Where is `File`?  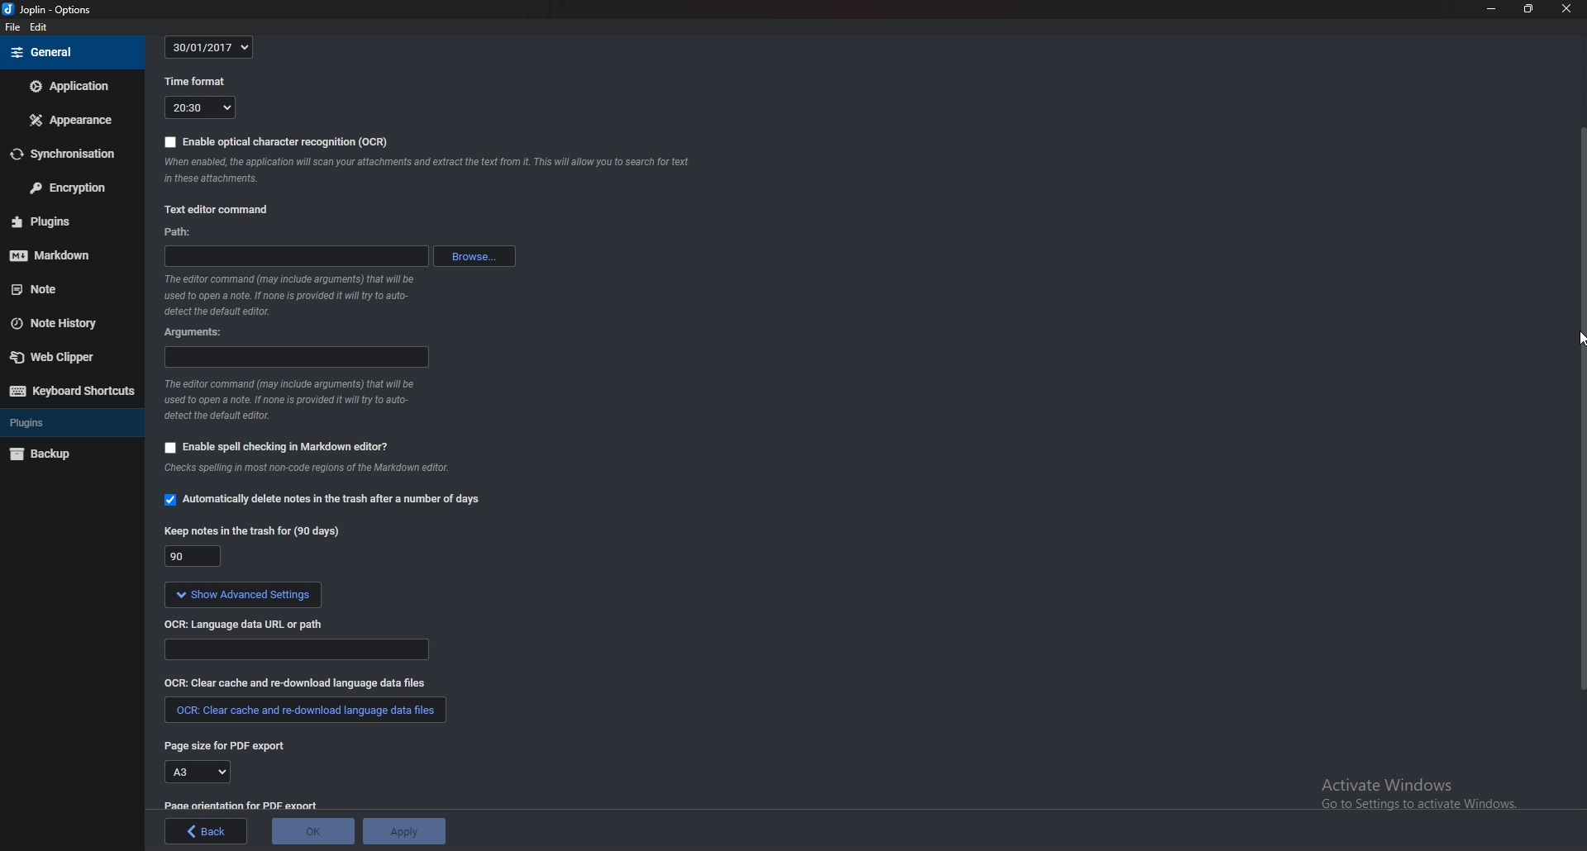
File is located at coordinates (13, 27).